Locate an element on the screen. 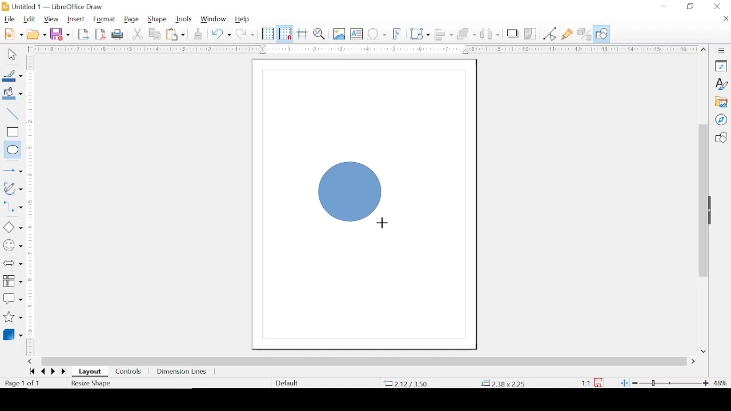 This screenshot has width=731, height=411. coordinate is located at coordinates (405, 383).